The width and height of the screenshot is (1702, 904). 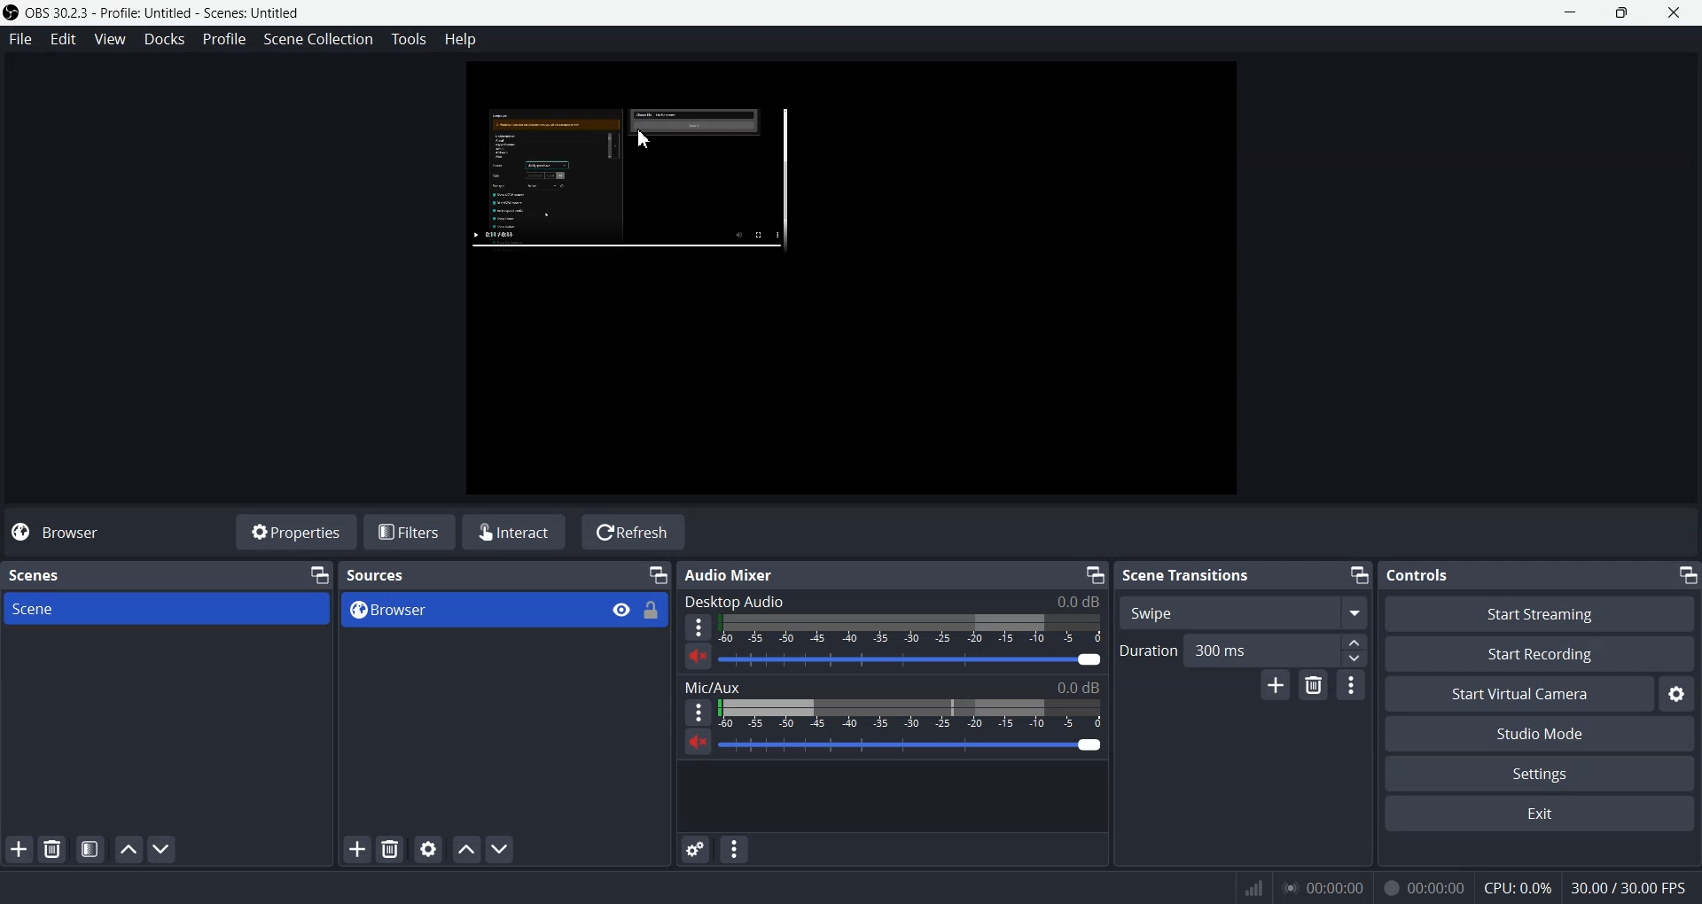 I want to click on Scene Transitions, so click(x=1183, y=573).